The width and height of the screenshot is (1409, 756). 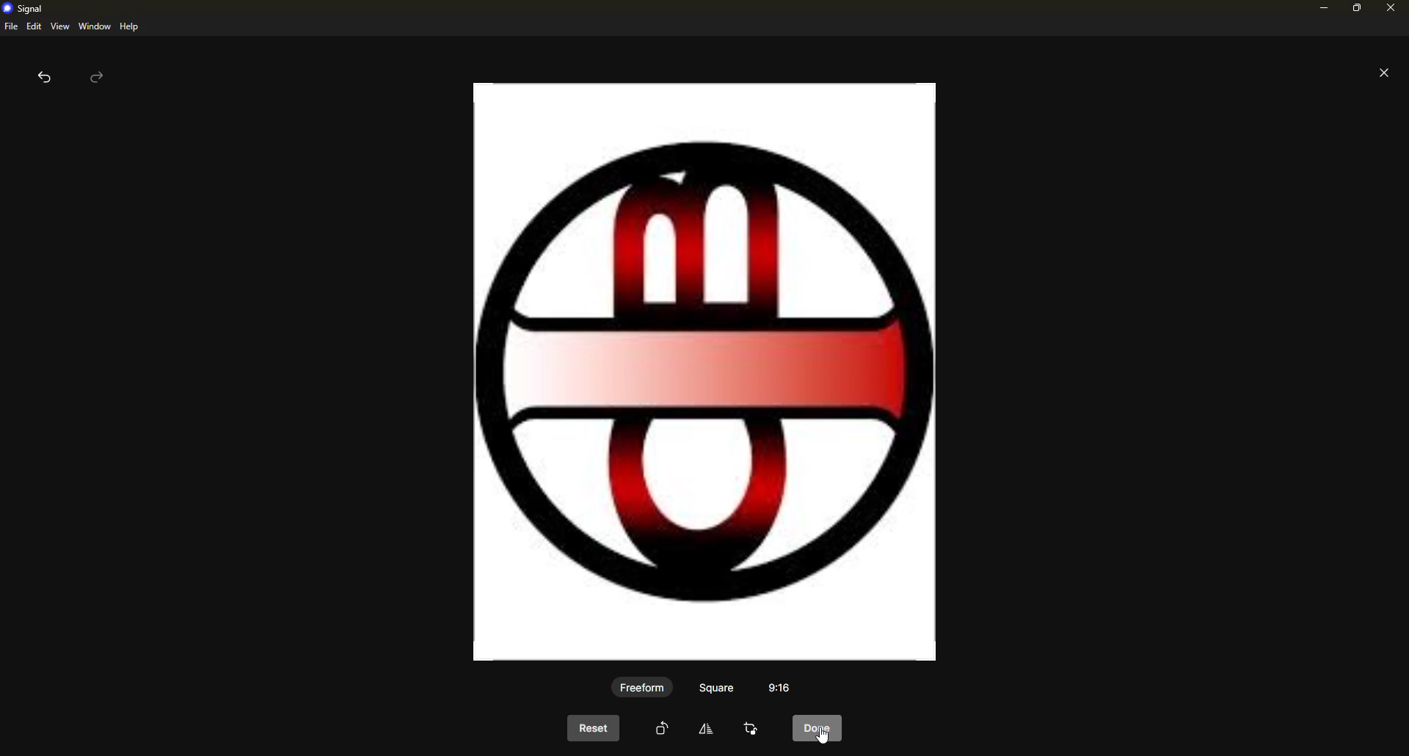 What do you see at coordinates (23, 10) in the screenshot?
I see `signal` at bounding box center [23, 10].